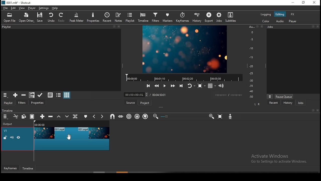  Describe the element at coordinates (68, 116) in the screenshot. I see `overwrite` at that location.